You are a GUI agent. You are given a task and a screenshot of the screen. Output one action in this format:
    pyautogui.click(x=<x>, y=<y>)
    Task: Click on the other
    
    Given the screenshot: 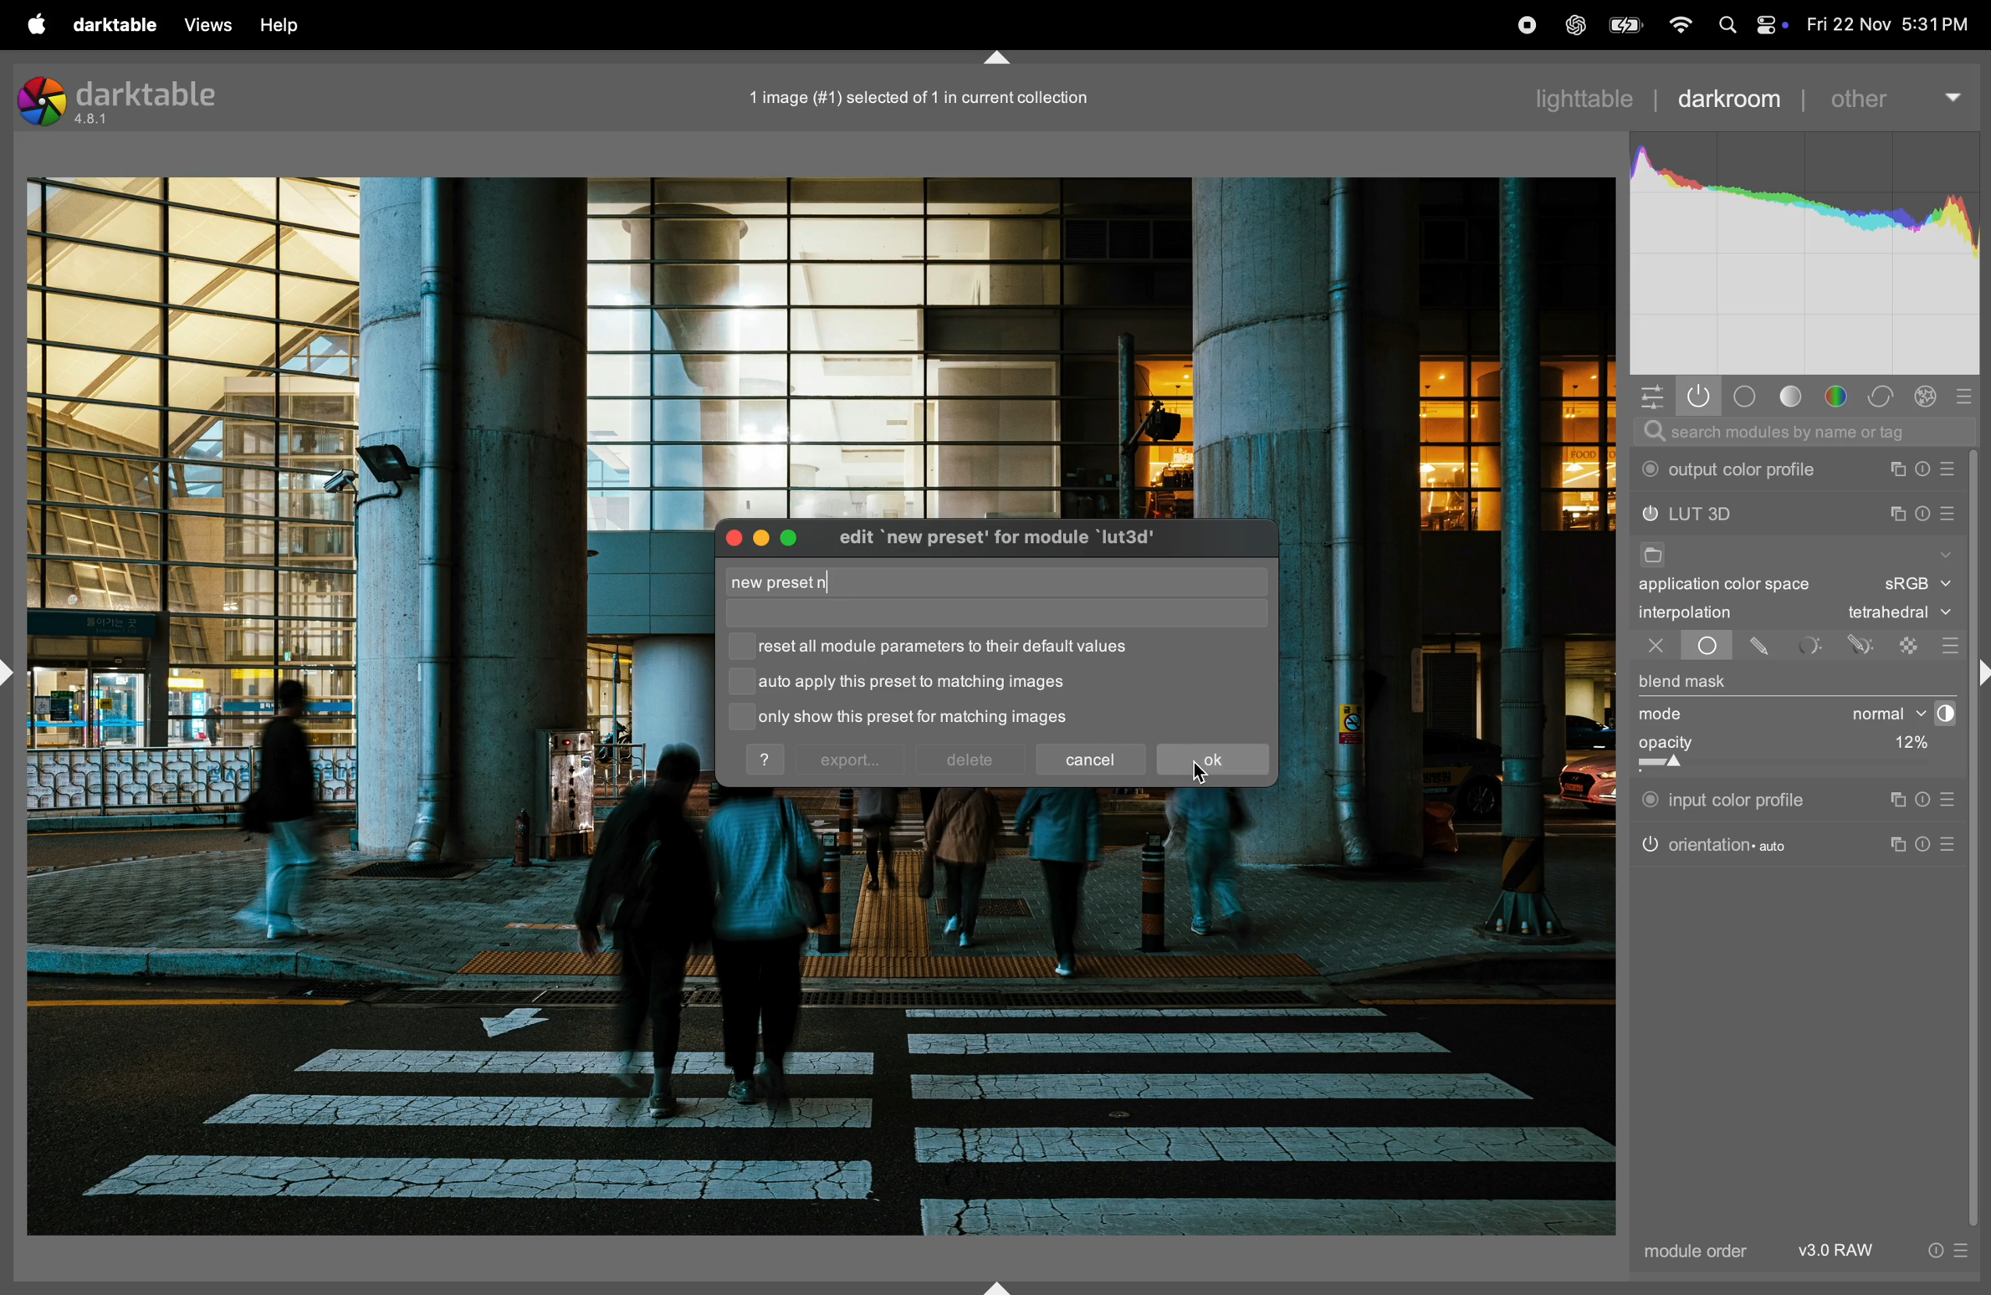 What is the action you would take?
    pyautogui.click(x=1894, y=91)
    